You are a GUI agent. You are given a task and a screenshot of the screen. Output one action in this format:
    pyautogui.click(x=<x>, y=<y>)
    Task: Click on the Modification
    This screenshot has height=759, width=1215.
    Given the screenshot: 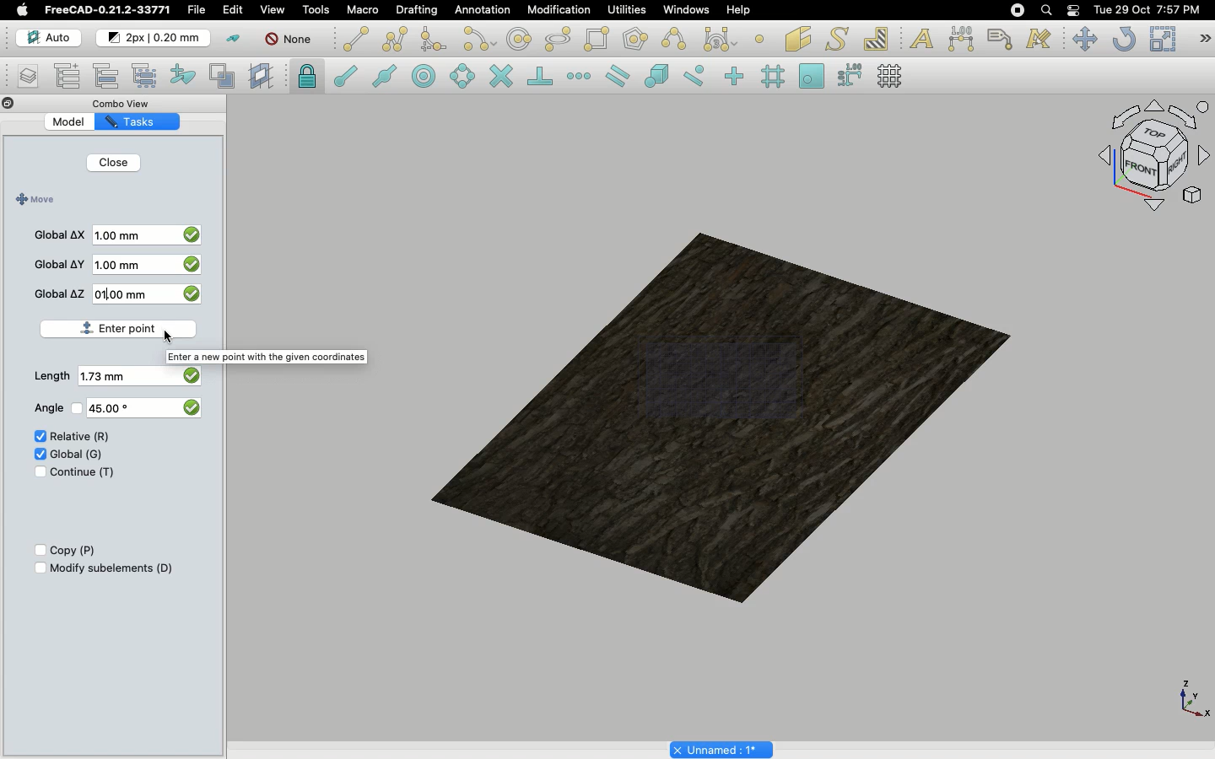 What is the action you would take?
    pyautogui.click(x=563, y=12)
    